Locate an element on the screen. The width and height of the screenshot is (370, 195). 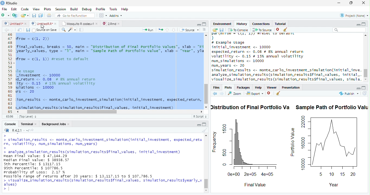
Go to previous section of code is located at coordinates (167, 30).